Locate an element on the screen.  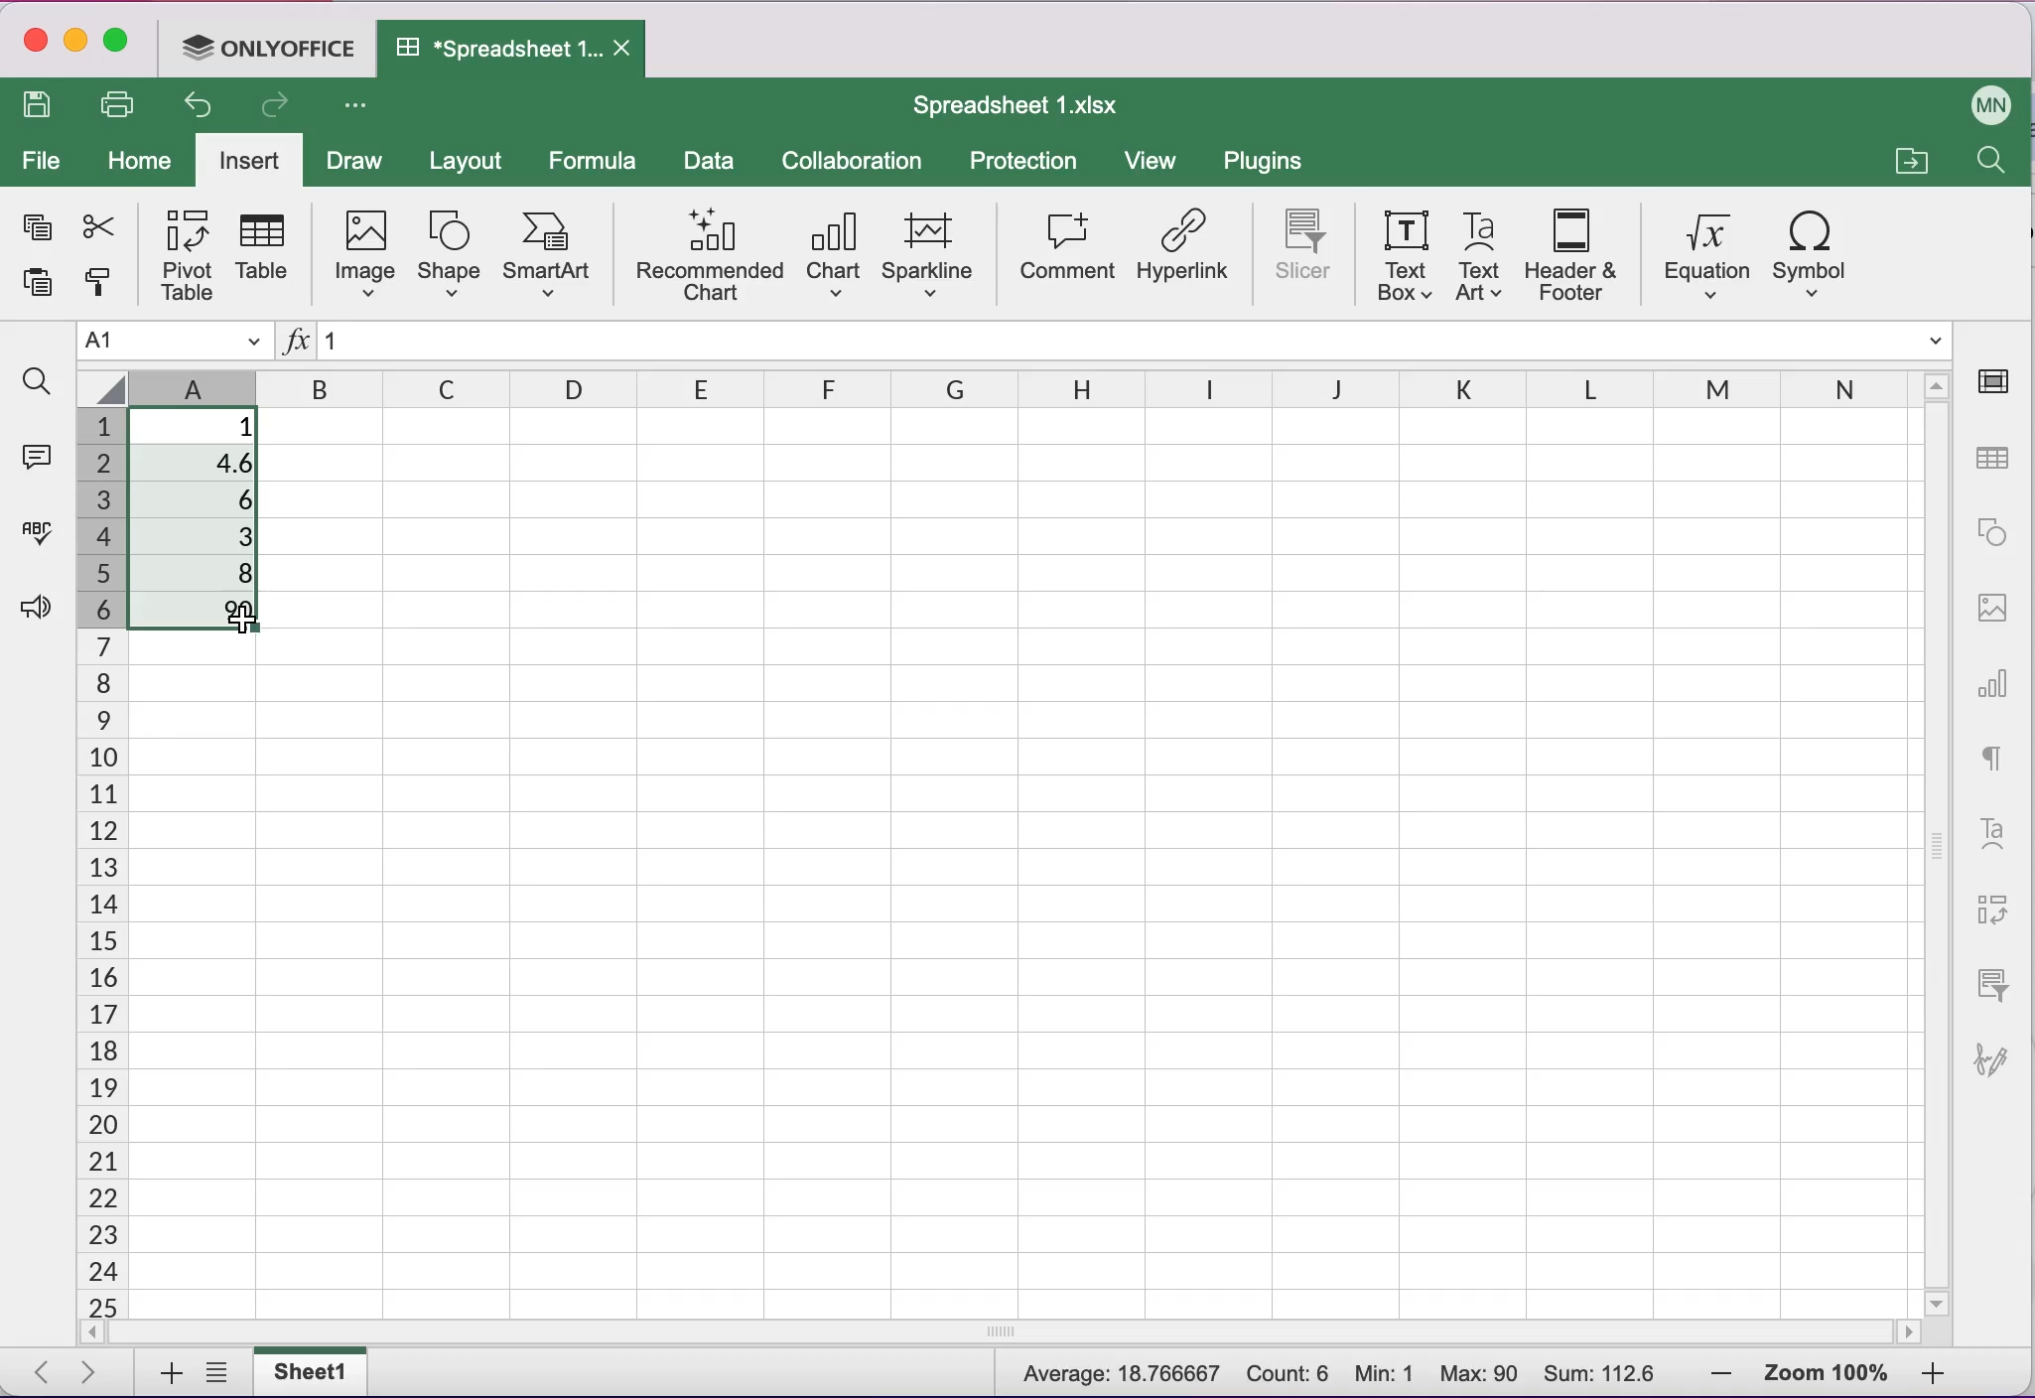
minimize is located at coordinates (77, 44).